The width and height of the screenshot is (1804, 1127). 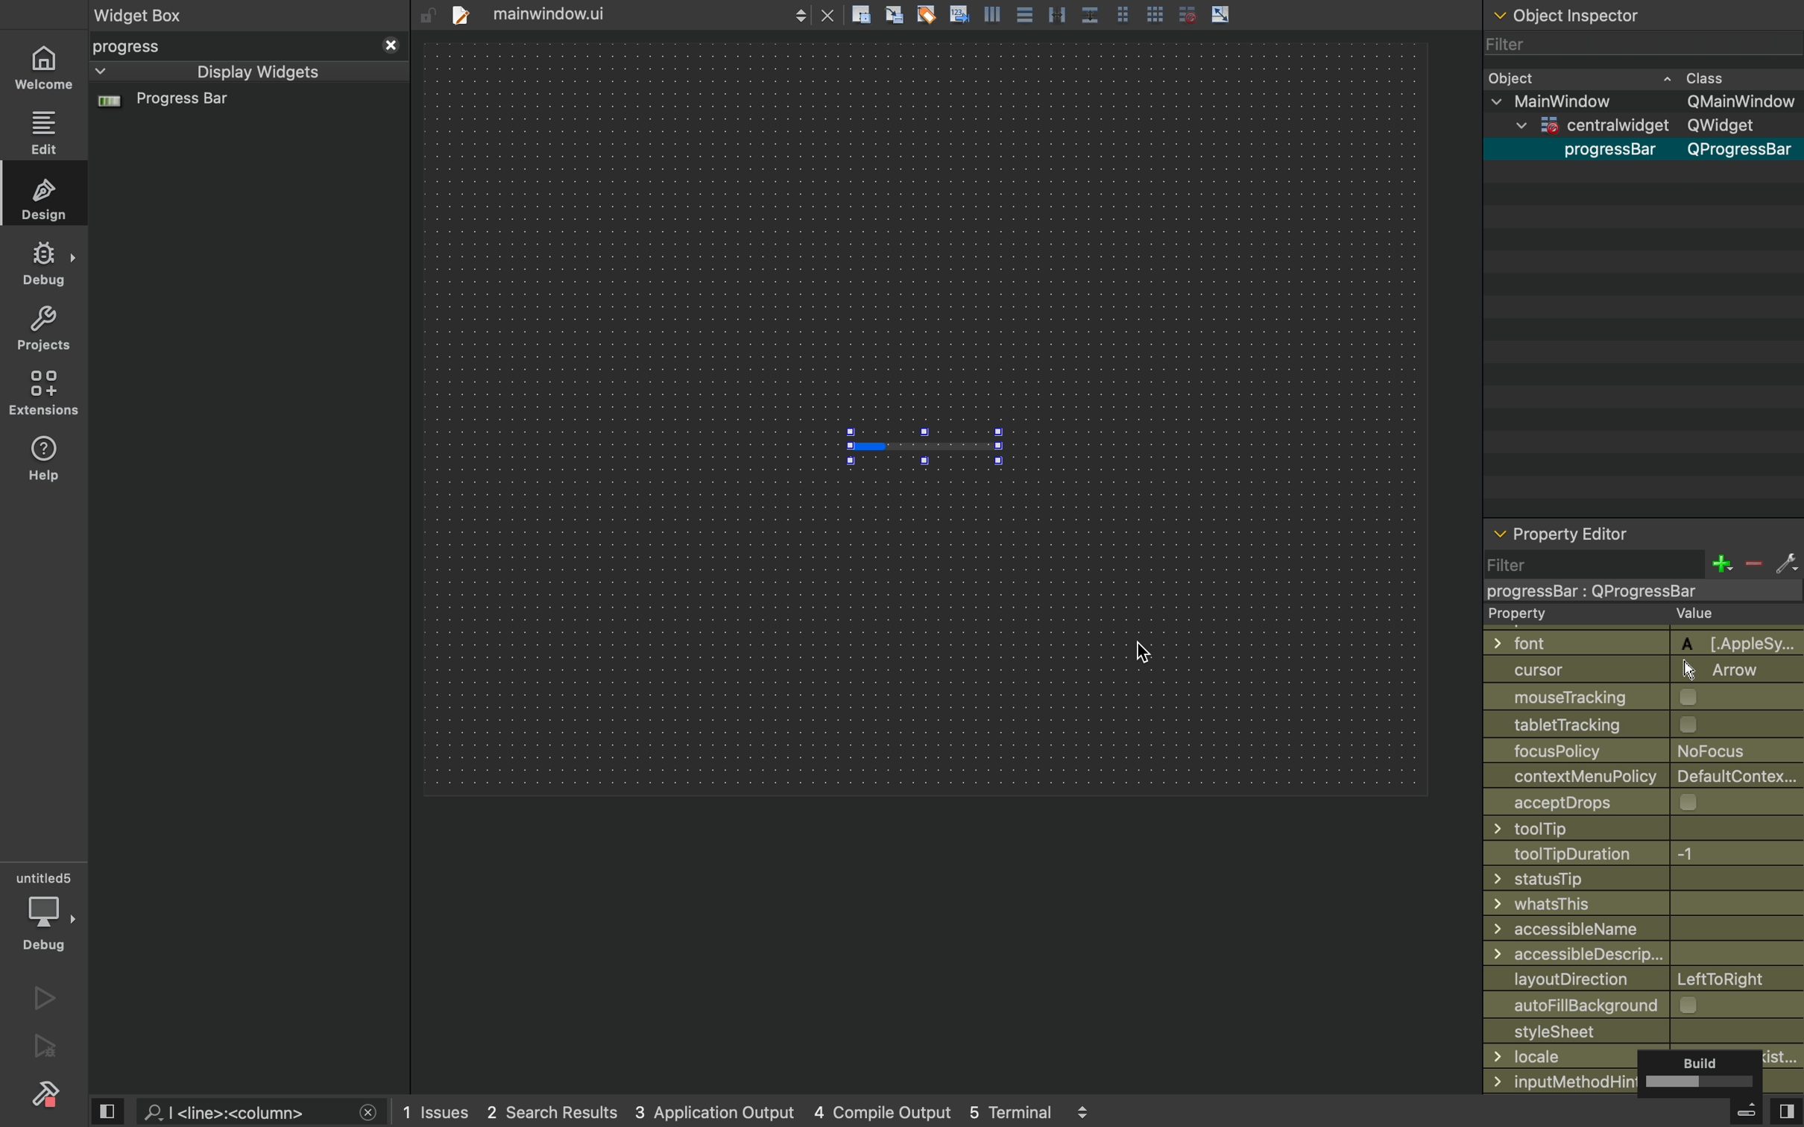 I want to click on stylesheet, so click(x=1644, y=1030).